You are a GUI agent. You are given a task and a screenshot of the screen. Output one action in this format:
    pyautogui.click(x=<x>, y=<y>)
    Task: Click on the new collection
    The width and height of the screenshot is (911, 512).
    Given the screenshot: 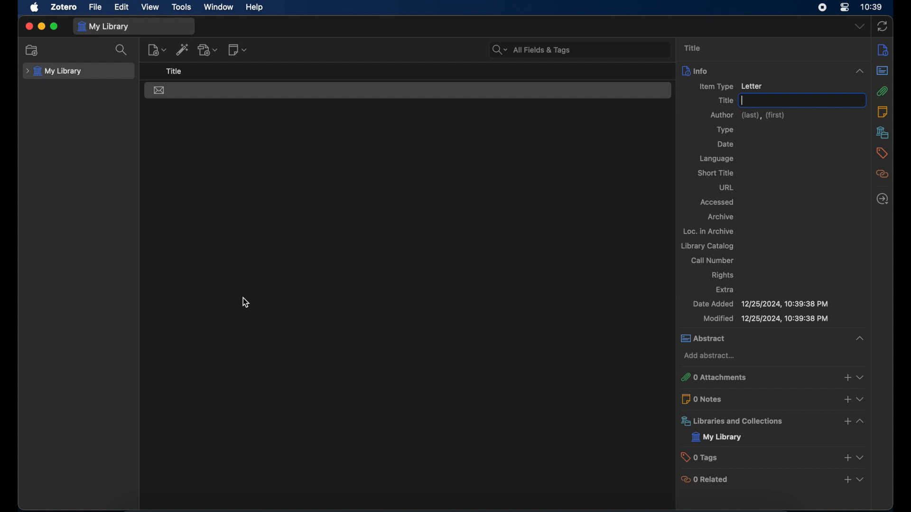 What is the action you would take?
    pyautogui.click(x=33, y=51)
    